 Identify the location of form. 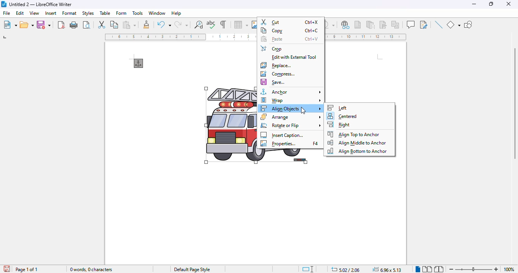
(122, 13).